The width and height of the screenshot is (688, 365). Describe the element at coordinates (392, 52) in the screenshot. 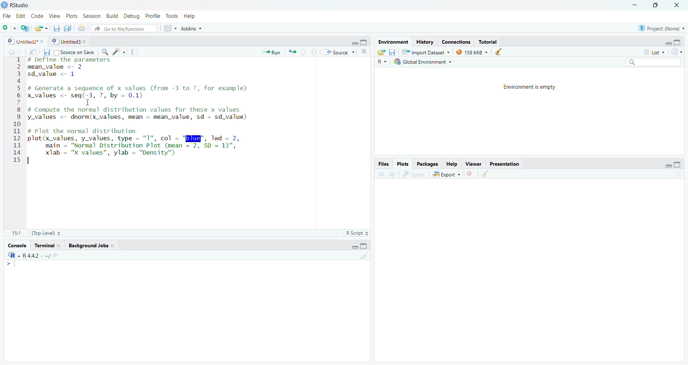

I see `` at that location.